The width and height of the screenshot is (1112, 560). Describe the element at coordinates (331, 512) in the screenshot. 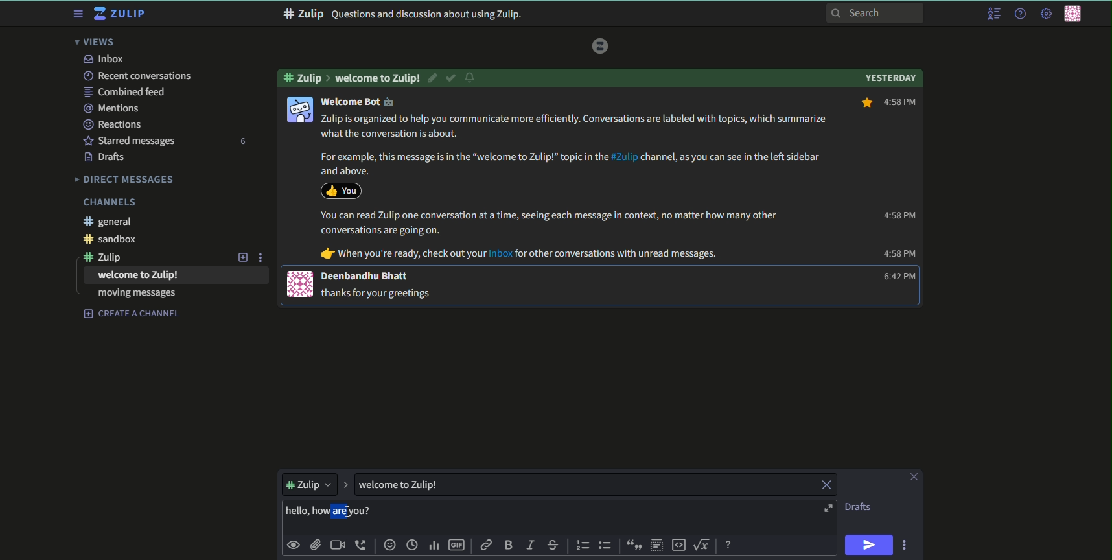

I see `highlighted text` at that location.